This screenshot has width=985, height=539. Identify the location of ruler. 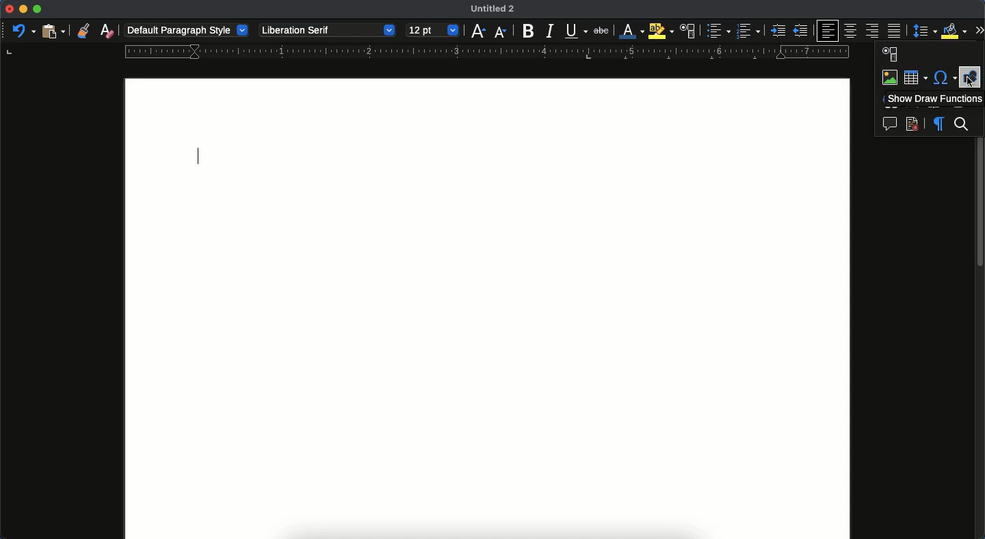
(484, 52).